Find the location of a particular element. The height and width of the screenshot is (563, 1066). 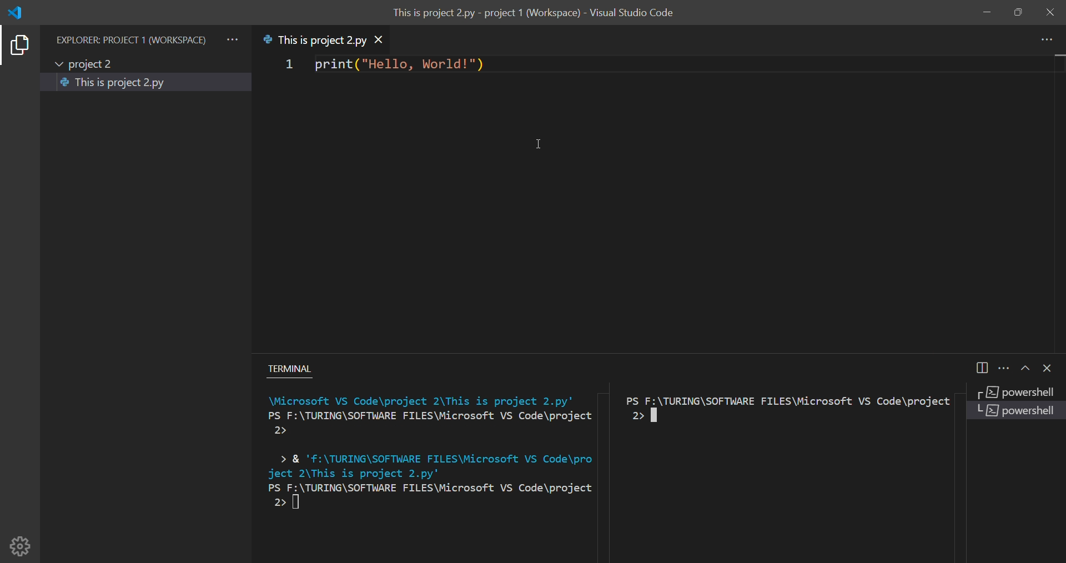

close tab is located at coordinates (390, 39).